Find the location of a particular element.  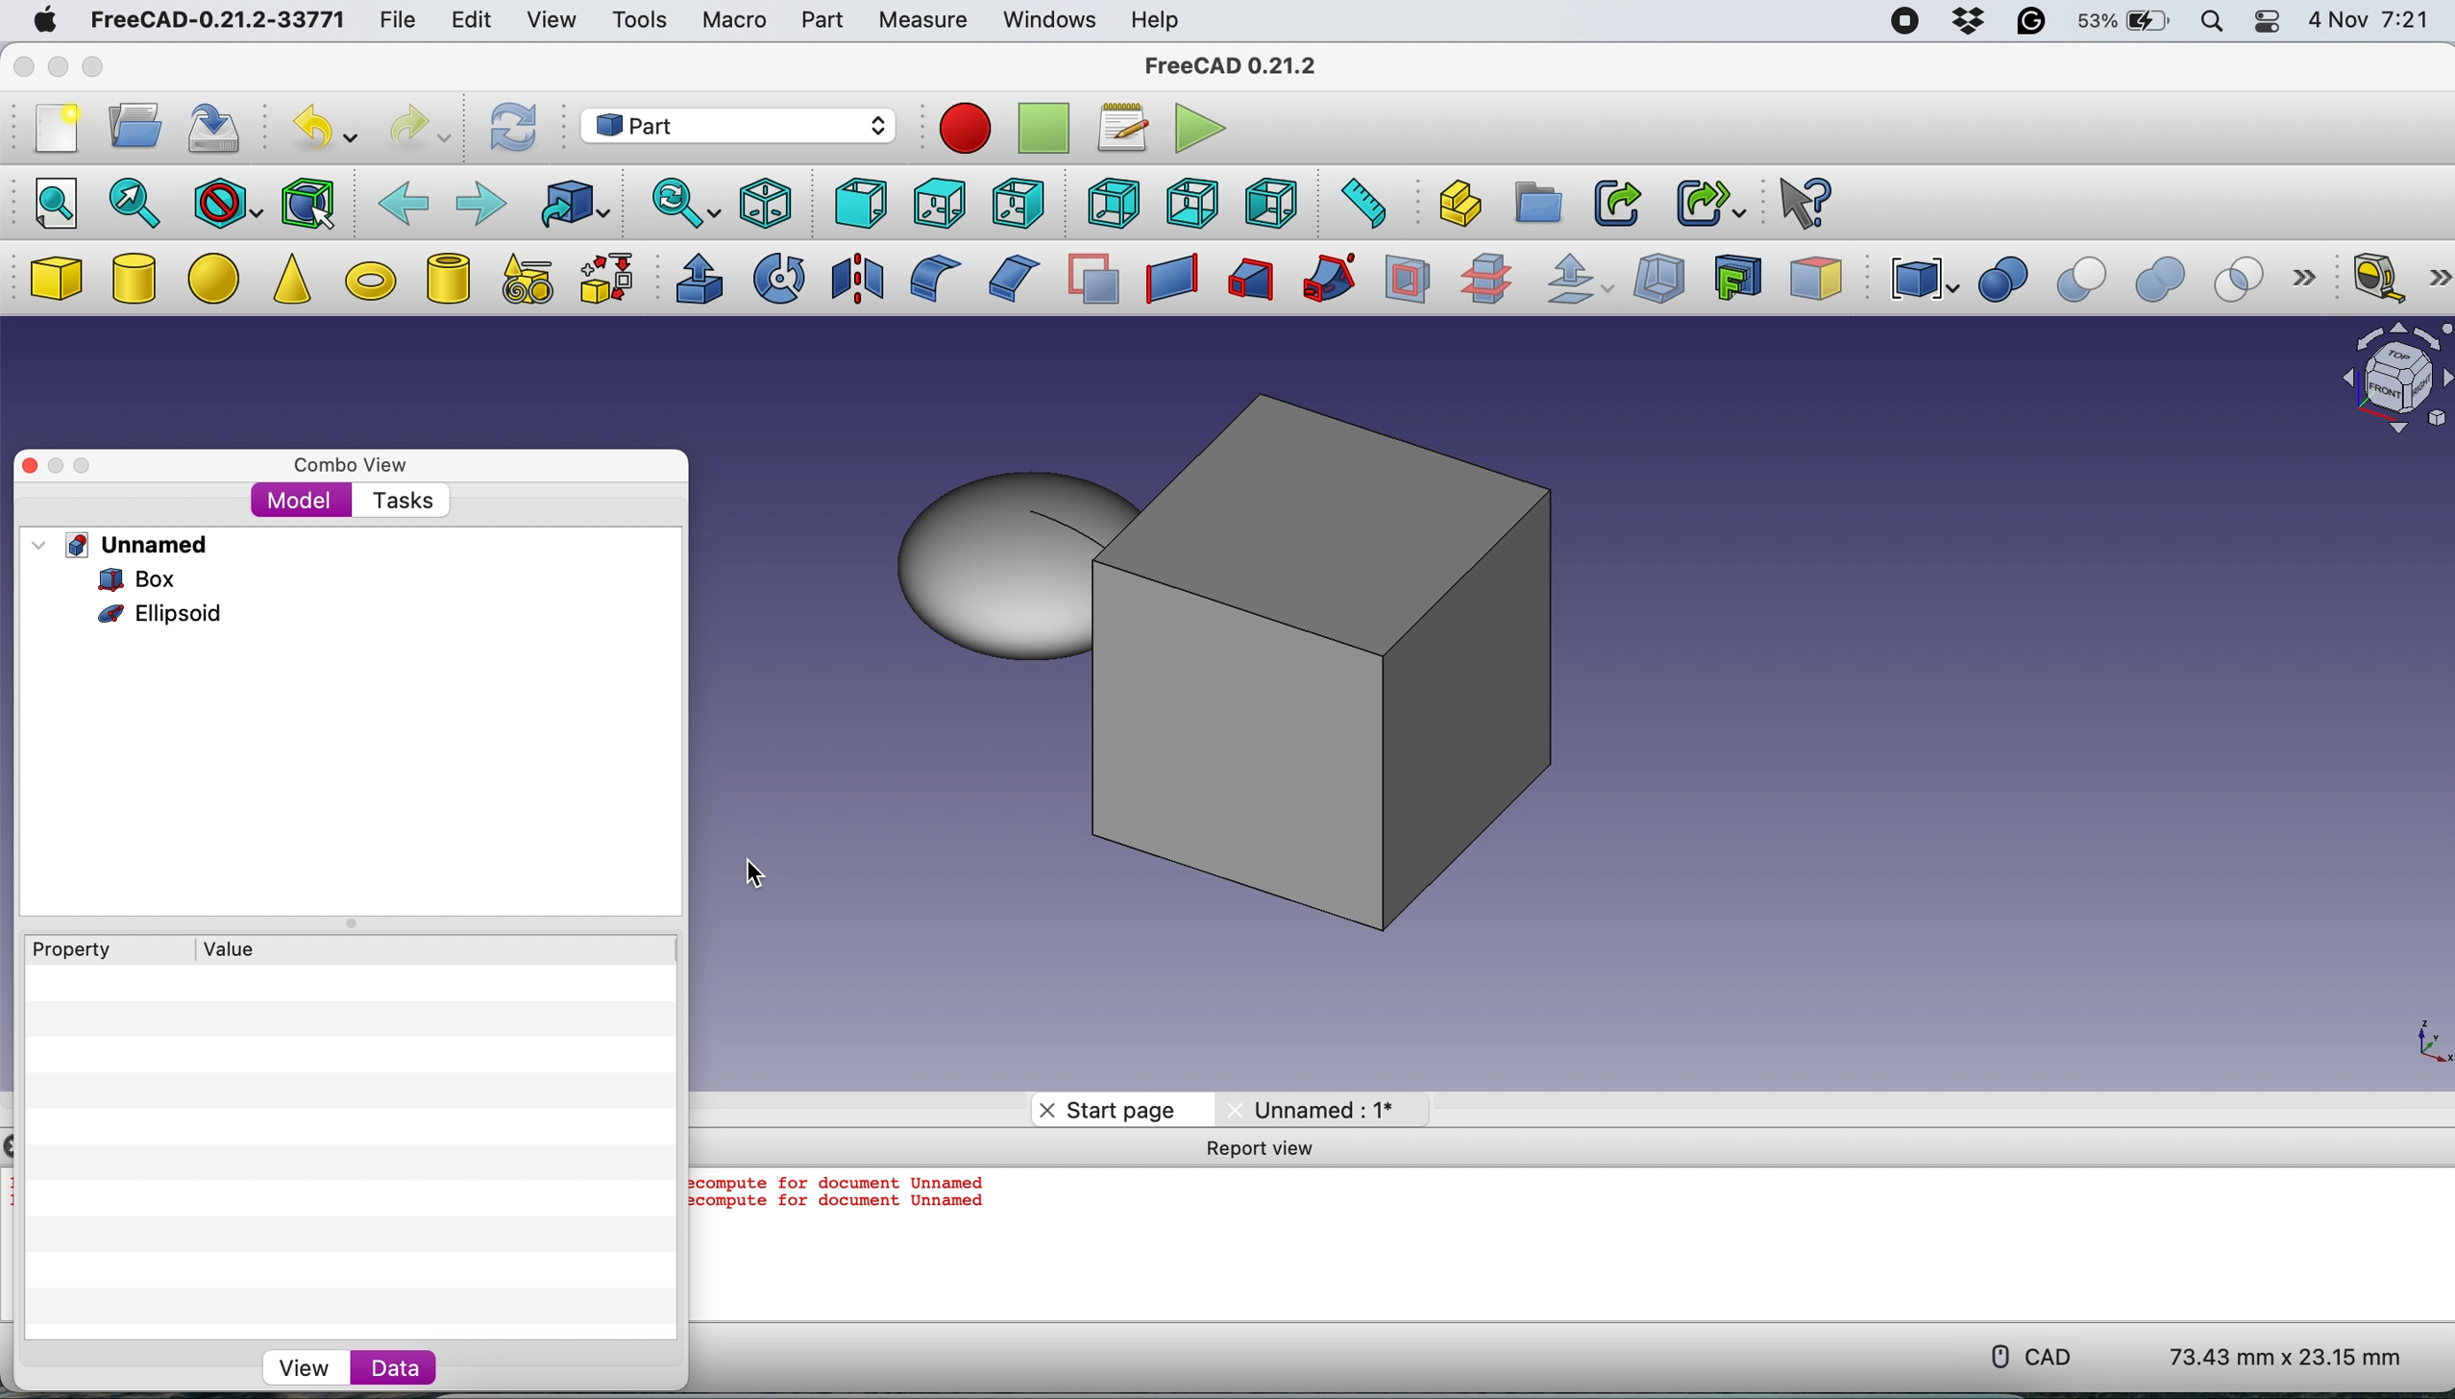

cursor is located at coordinates (761, 879).